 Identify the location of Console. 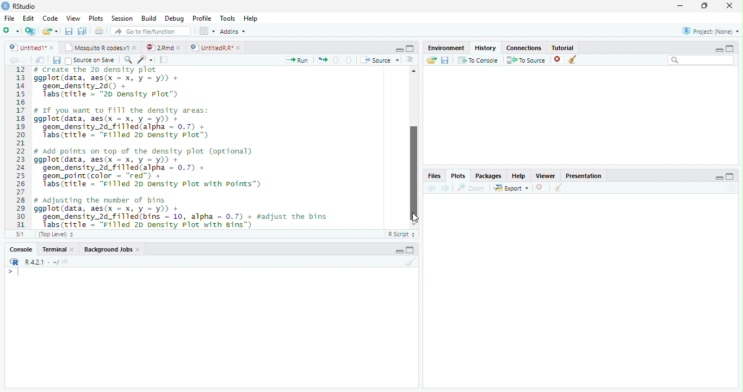
(21, 250).